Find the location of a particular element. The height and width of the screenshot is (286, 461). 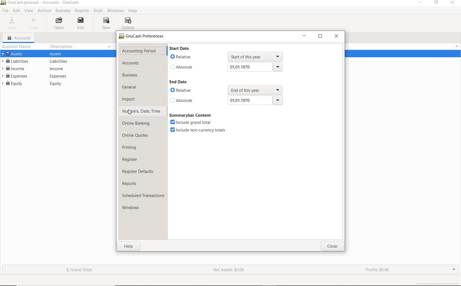

absolute is located at coordinates (182, 67).